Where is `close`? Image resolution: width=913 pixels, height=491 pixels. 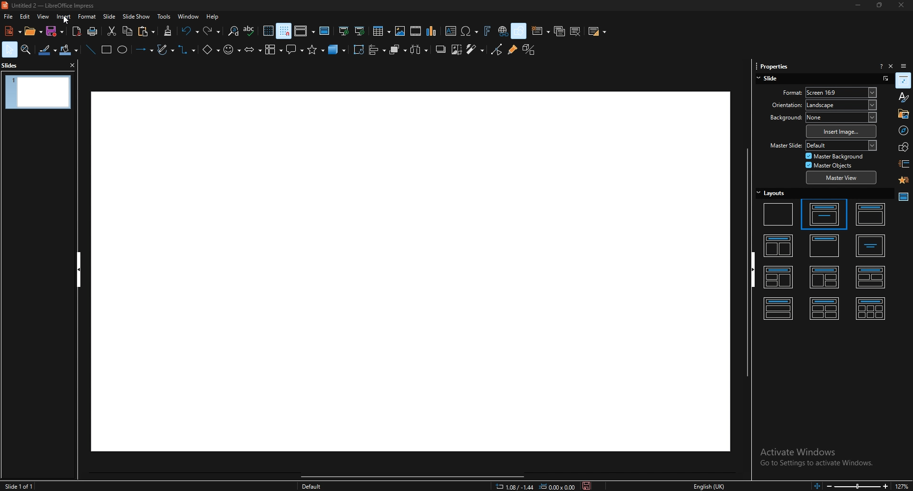
close is located at coordinates (898, 6).